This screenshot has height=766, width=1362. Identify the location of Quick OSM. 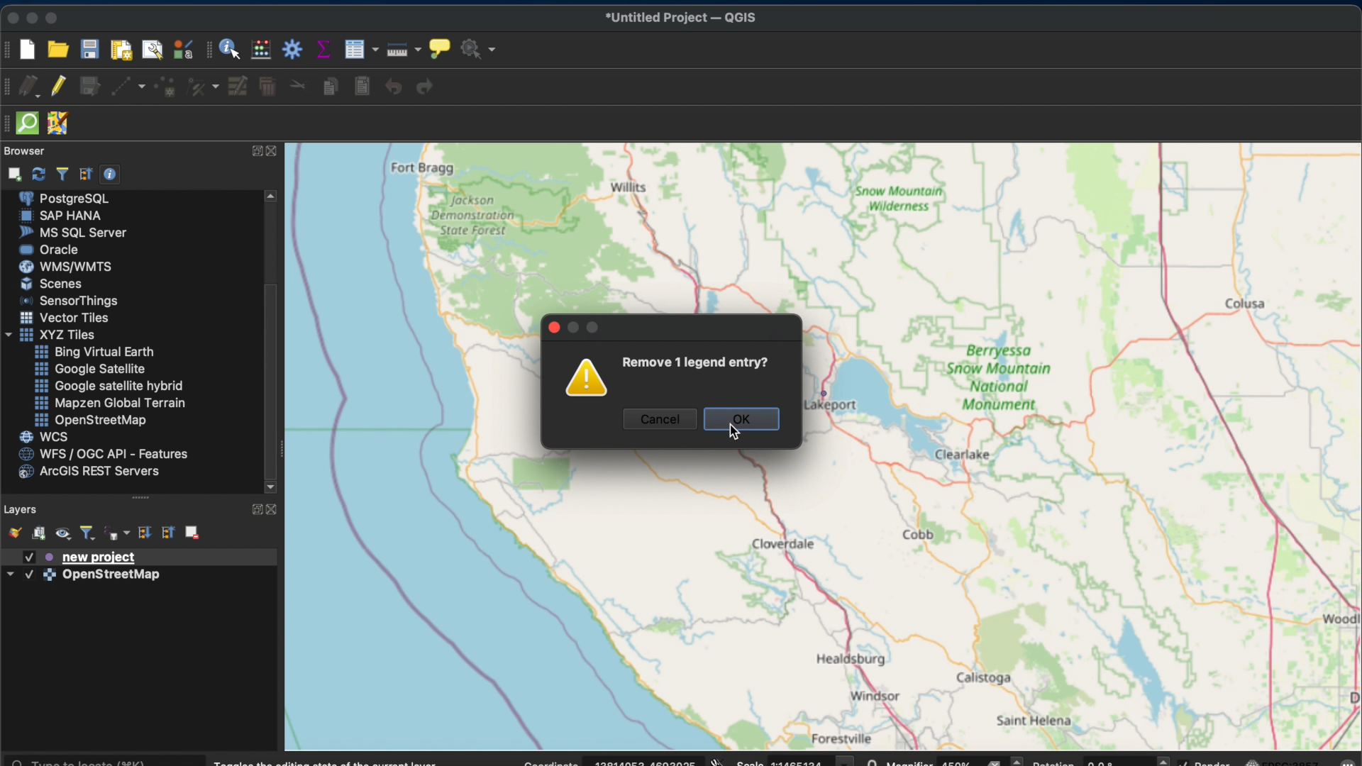
(28, 123).